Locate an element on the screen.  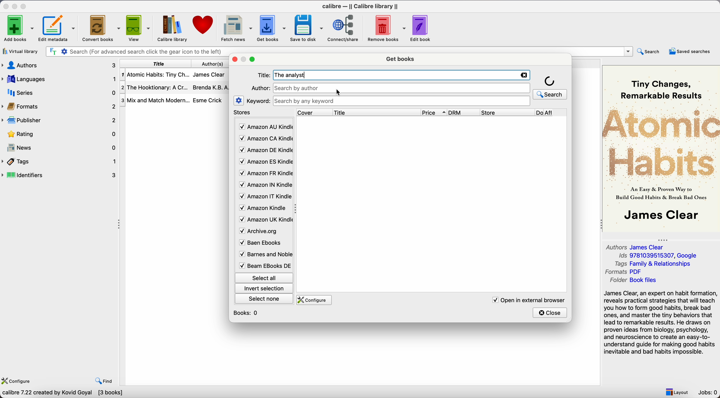
title is located at coordinates (158, 64).